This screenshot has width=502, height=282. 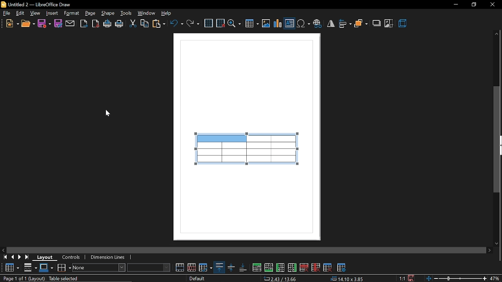 What do you see at coordinates (72, 13) in the screenshot?
I see `format` at bounding box center [72, 13].